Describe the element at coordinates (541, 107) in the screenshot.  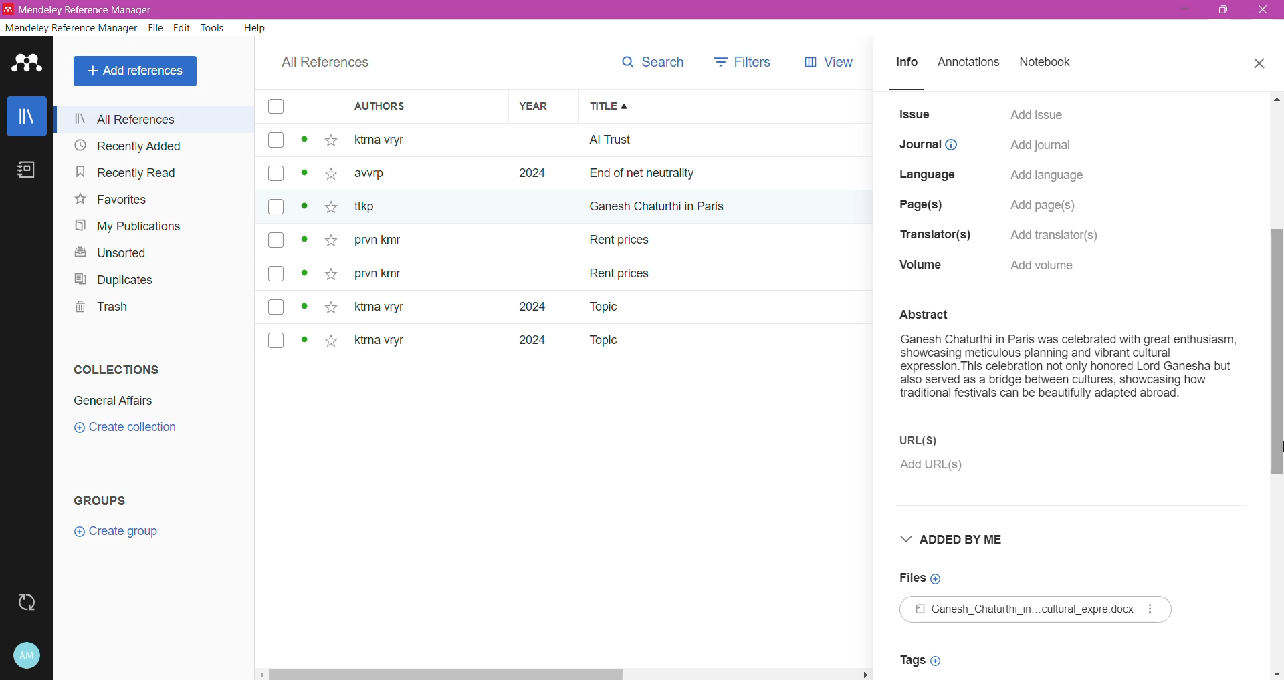
I see `Year` at that location.